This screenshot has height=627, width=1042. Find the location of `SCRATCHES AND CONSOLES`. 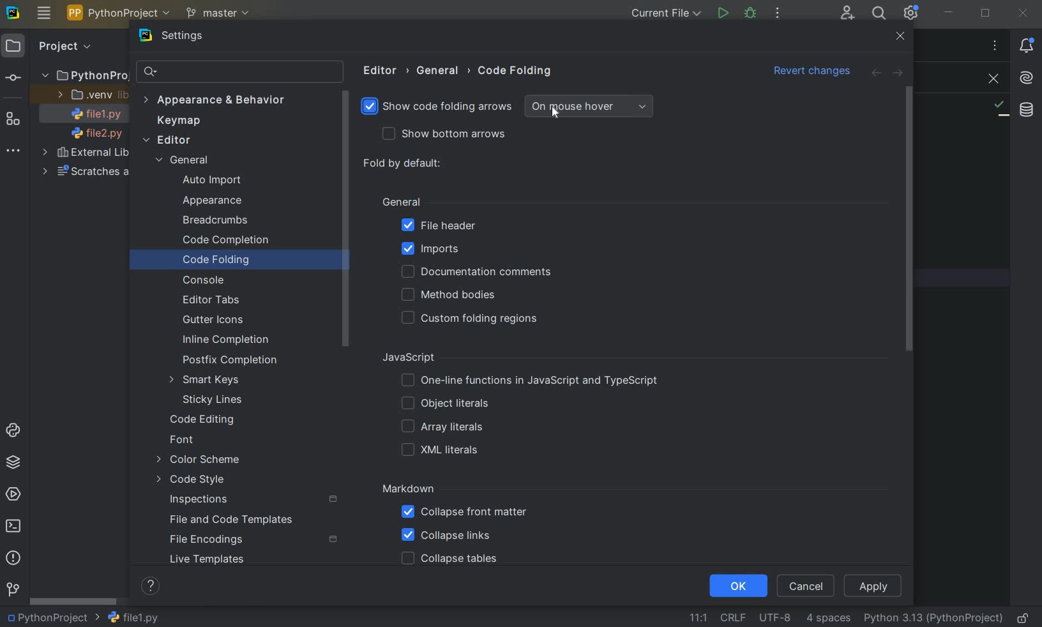

SCRATCHES AND CONSOLES is located at coordinates (84, 172).